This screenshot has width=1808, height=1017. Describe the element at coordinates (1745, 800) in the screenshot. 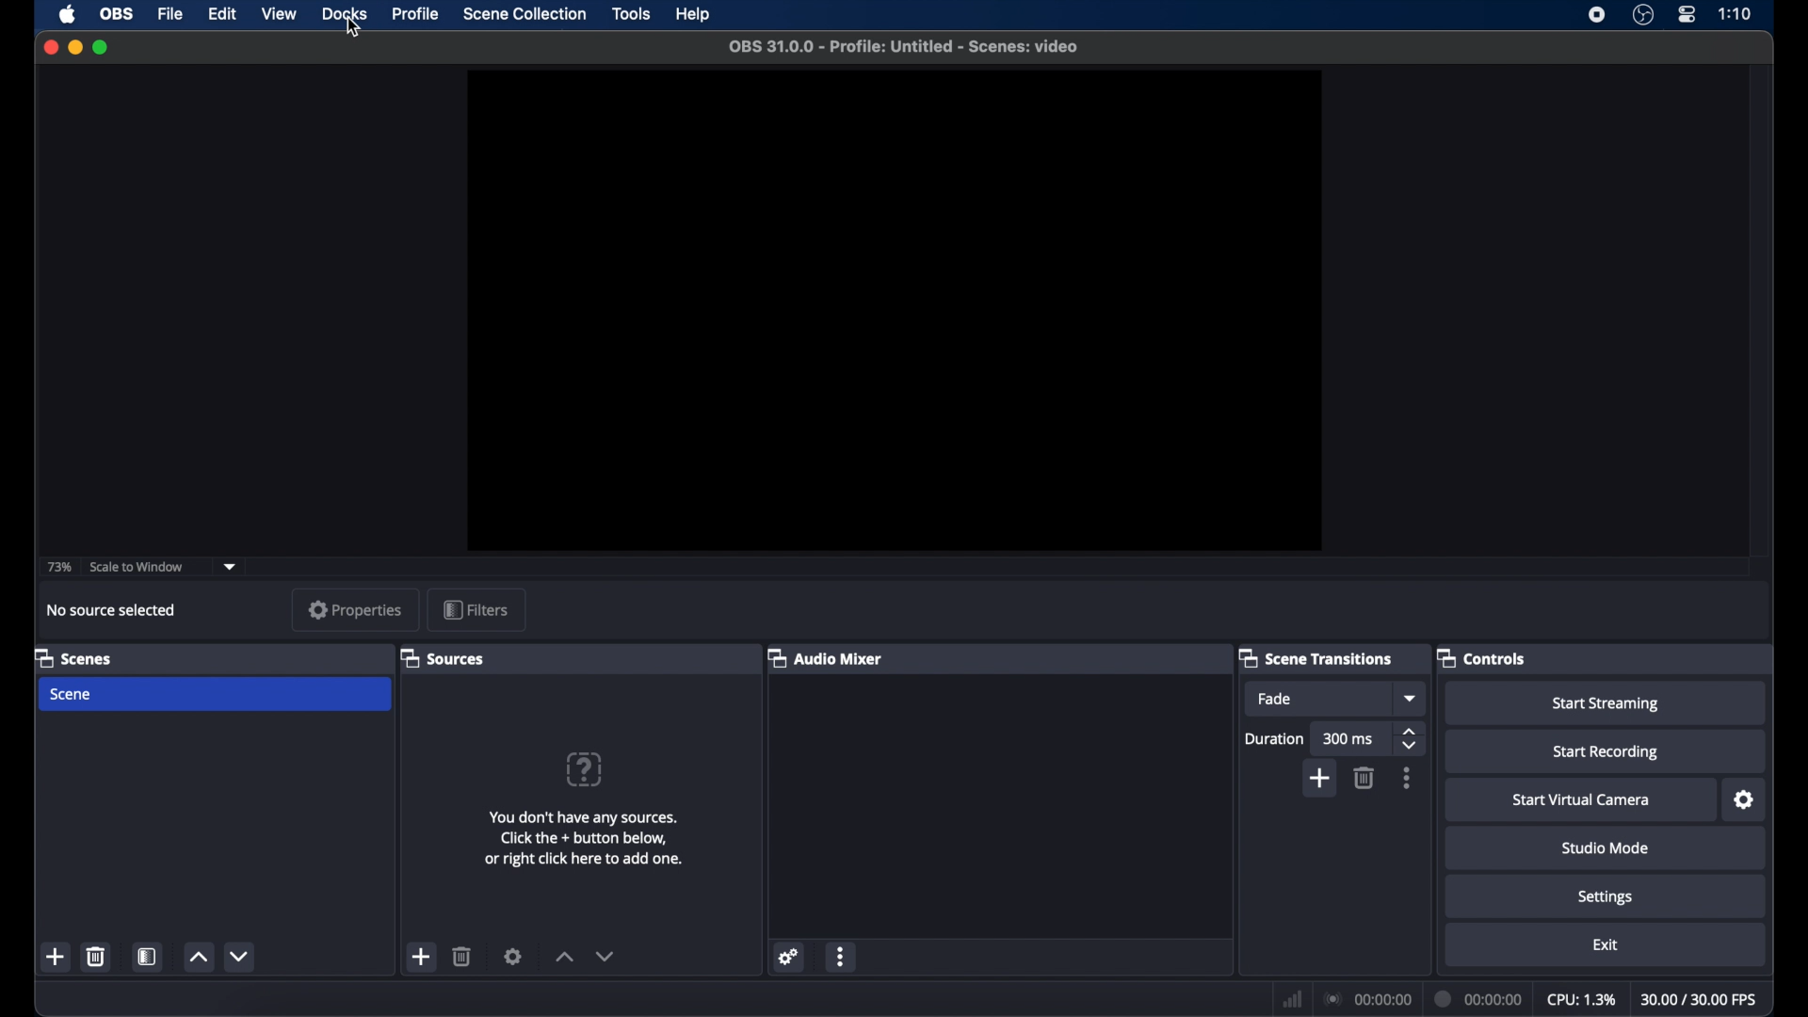

I see `settings` at that location.